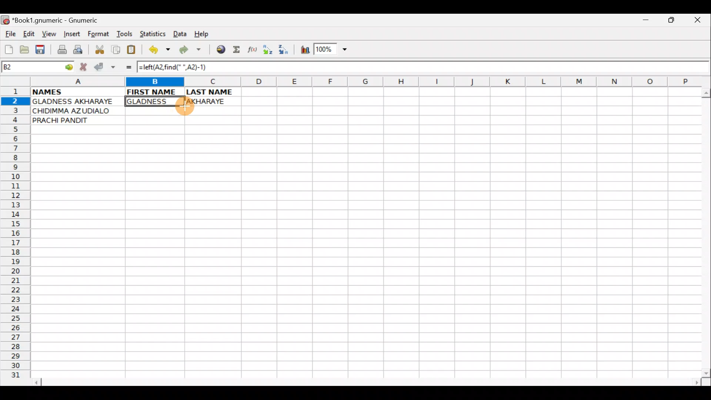 This screenshot has width=711, height=400. Describe the element at coordinates (368, 381) in the screenshot. I see `Scroll bar` at that location.